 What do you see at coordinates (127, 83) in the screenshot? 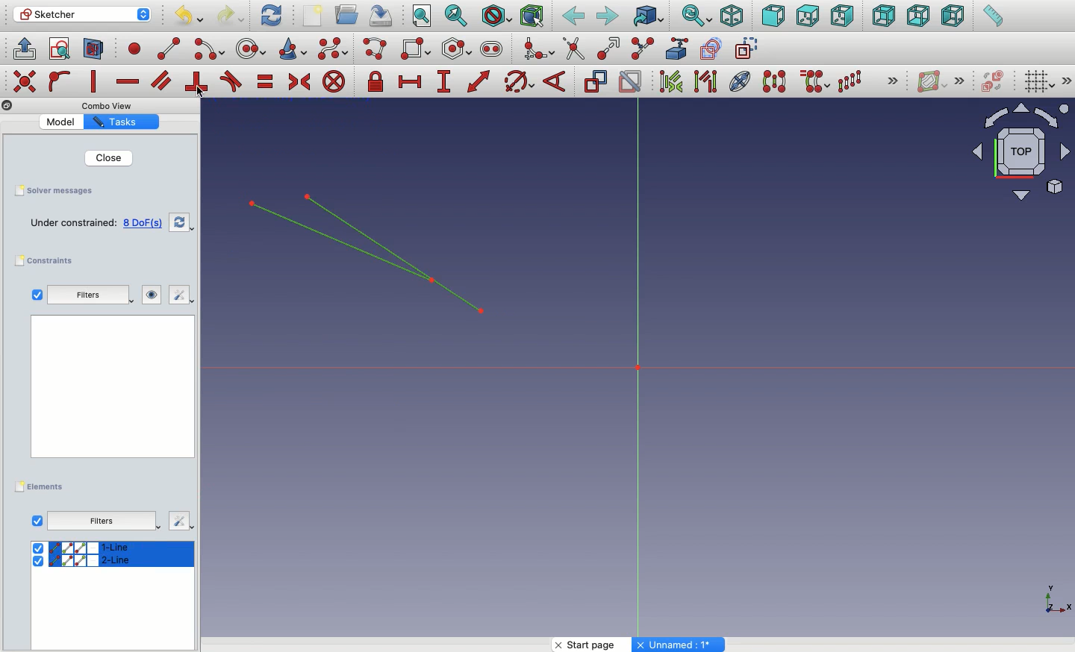
I see `Constrain horizontally` at bounding box center [127, 83].